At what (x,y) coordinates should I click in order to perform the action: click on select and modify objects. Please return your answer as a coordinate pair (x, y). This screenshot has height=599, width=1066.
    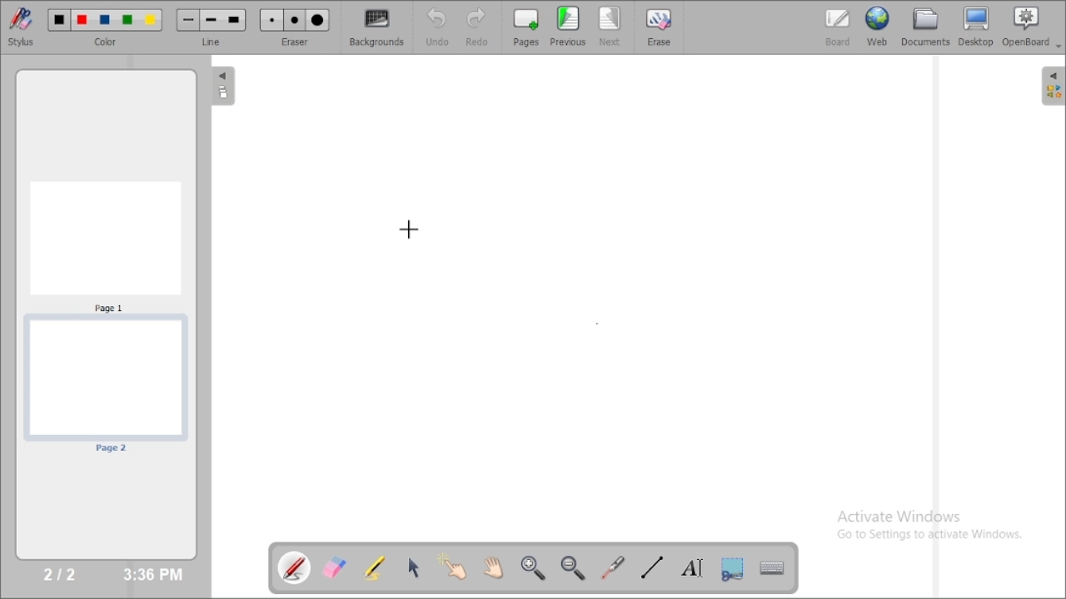
    Looking at the image, I should click on (414, 567).